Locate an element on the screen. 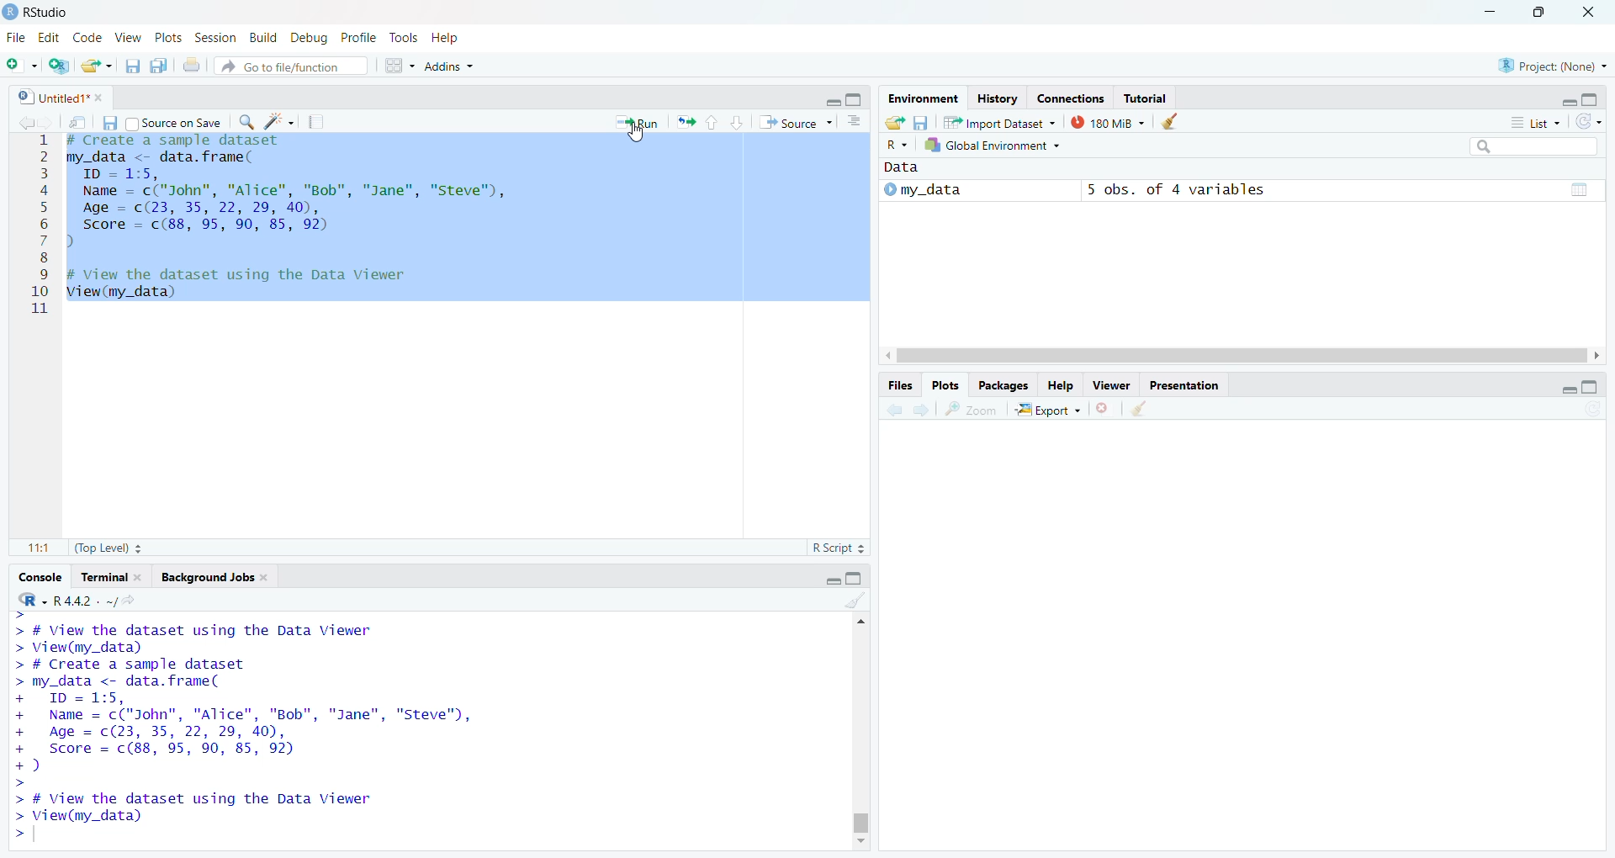 Image resolution: width=1615 pixels, height=858 pixels. Top Level is located at coordinates (104, 548).